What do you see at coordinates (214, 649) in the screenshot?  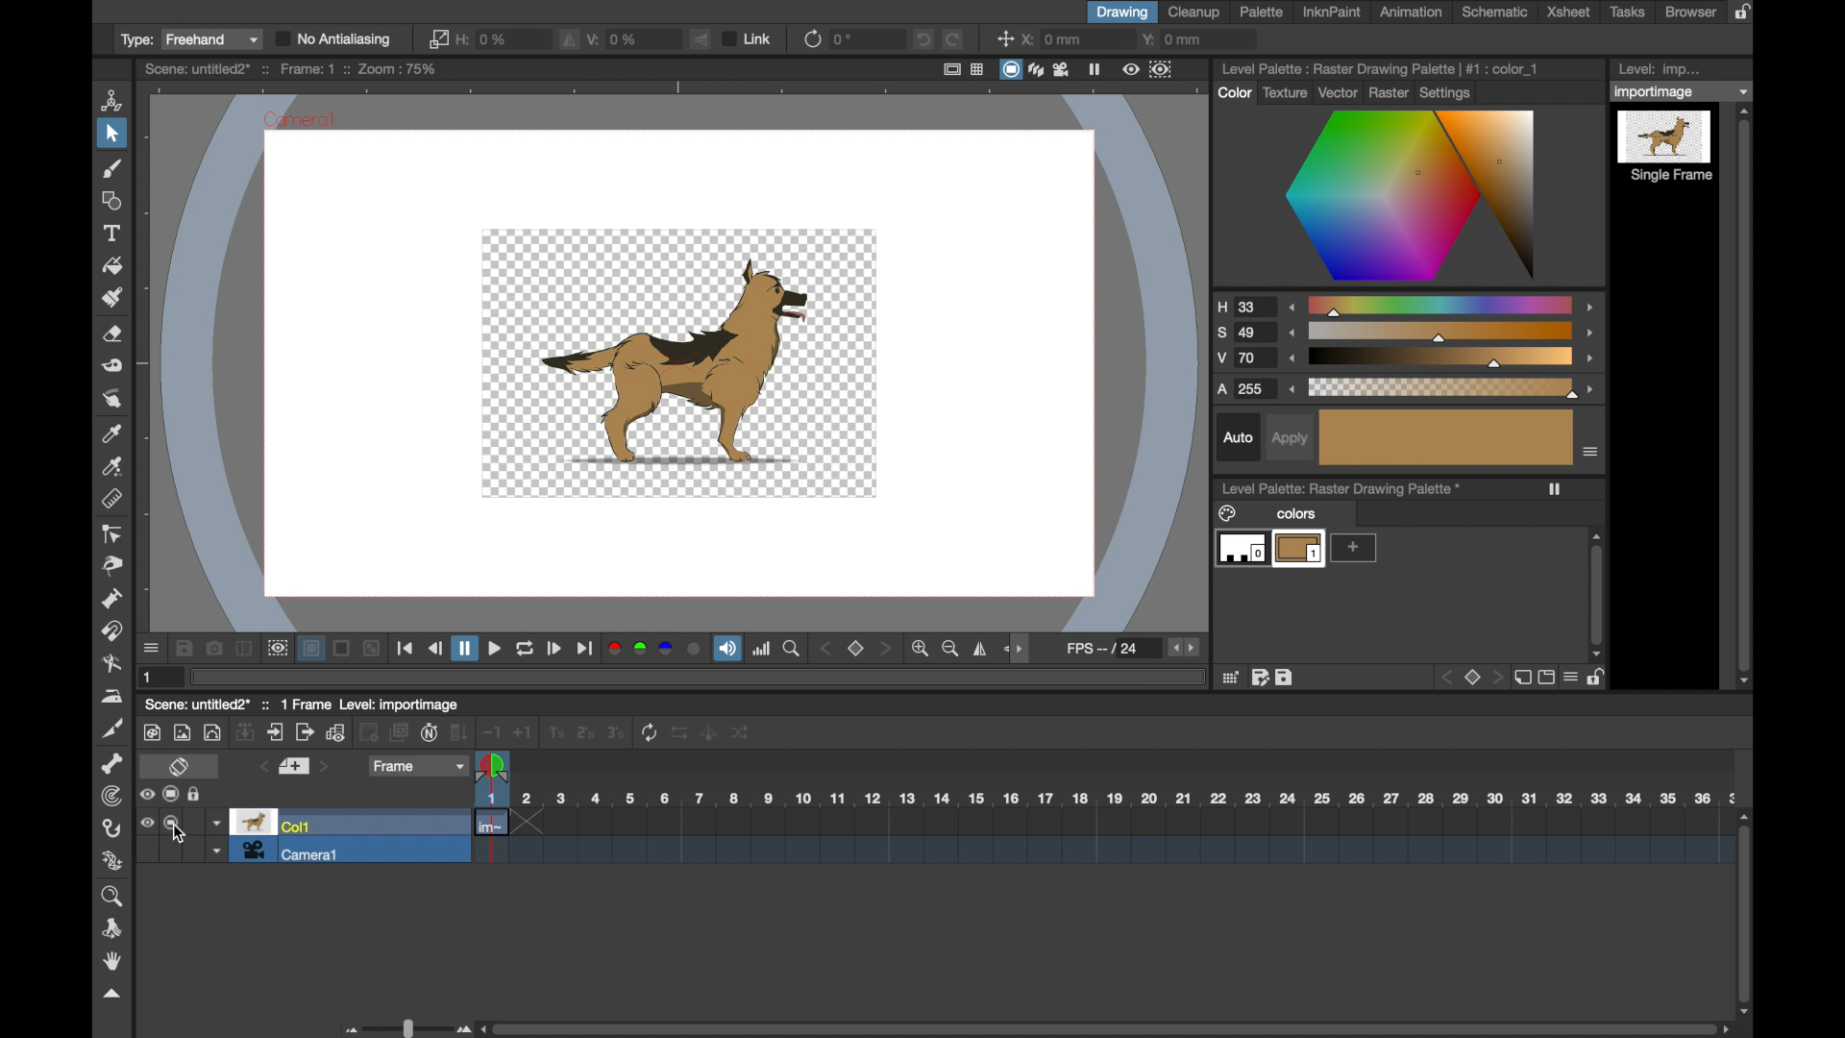 I see `snapshot` at bounding box center [214, 649].